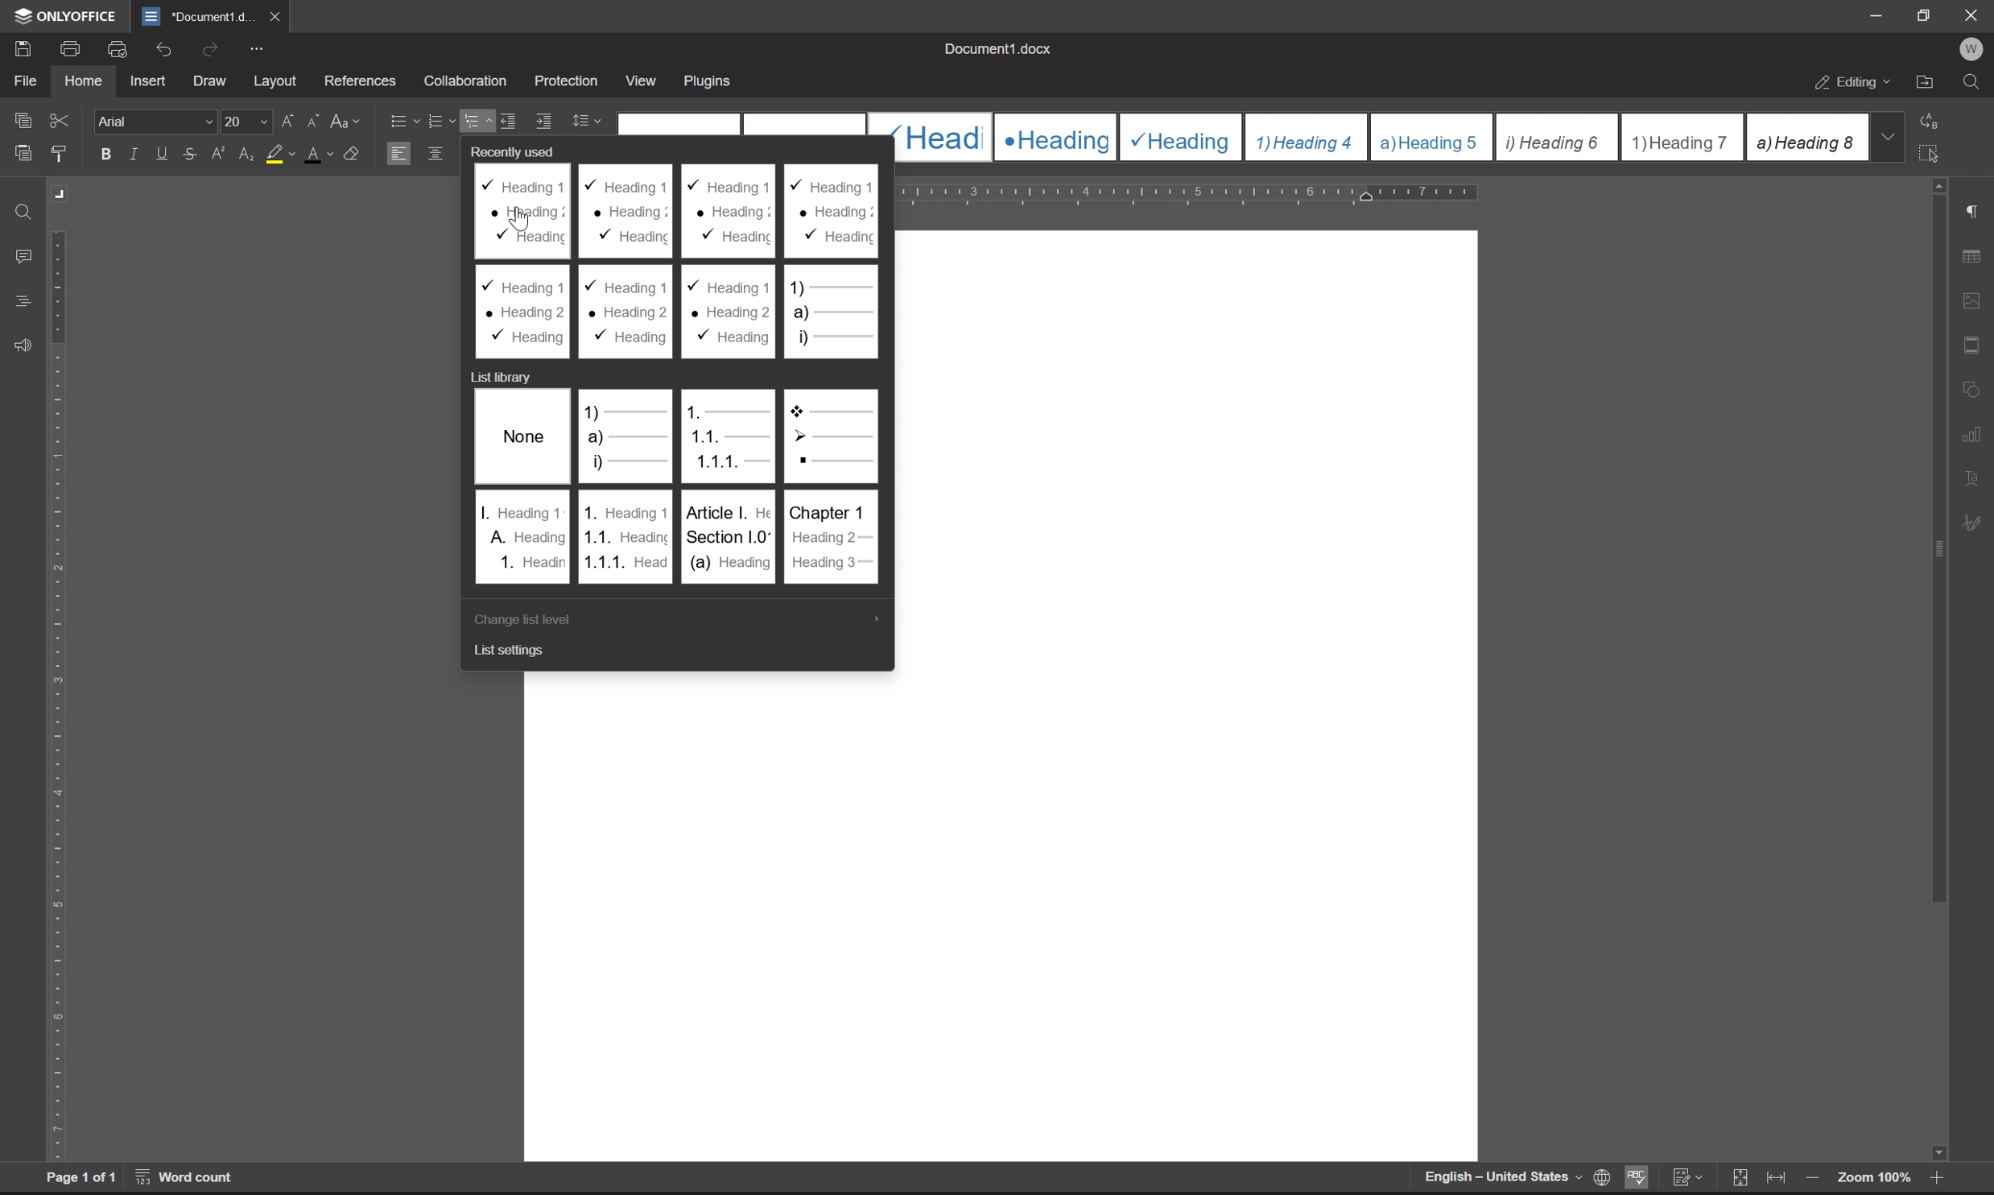 This screenshot has width=1994, height=1195. What do you see at coordinates (520, 150) in the screenshot?
I see `recently used` at bounding box center [520, 150].